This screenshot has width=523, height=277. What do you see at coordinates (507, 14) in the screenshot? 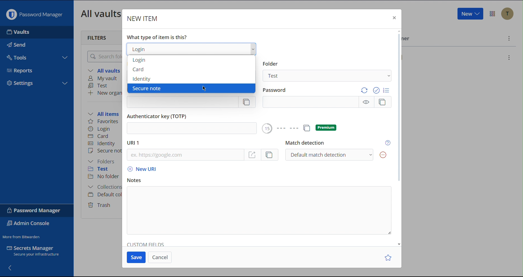
I see `Accounts` at bounding box center [507, 14].